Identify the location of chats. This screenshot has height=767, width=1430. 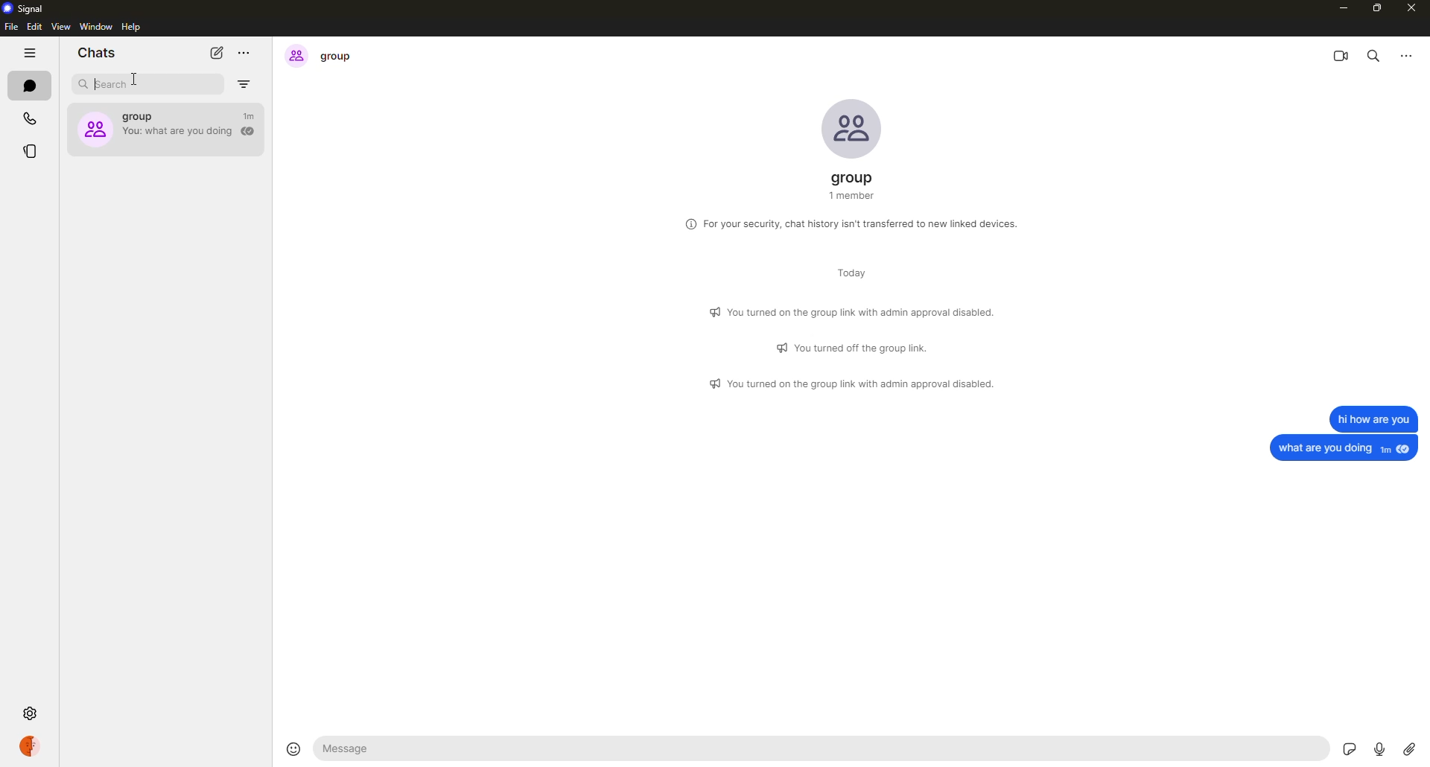
(95, 54).